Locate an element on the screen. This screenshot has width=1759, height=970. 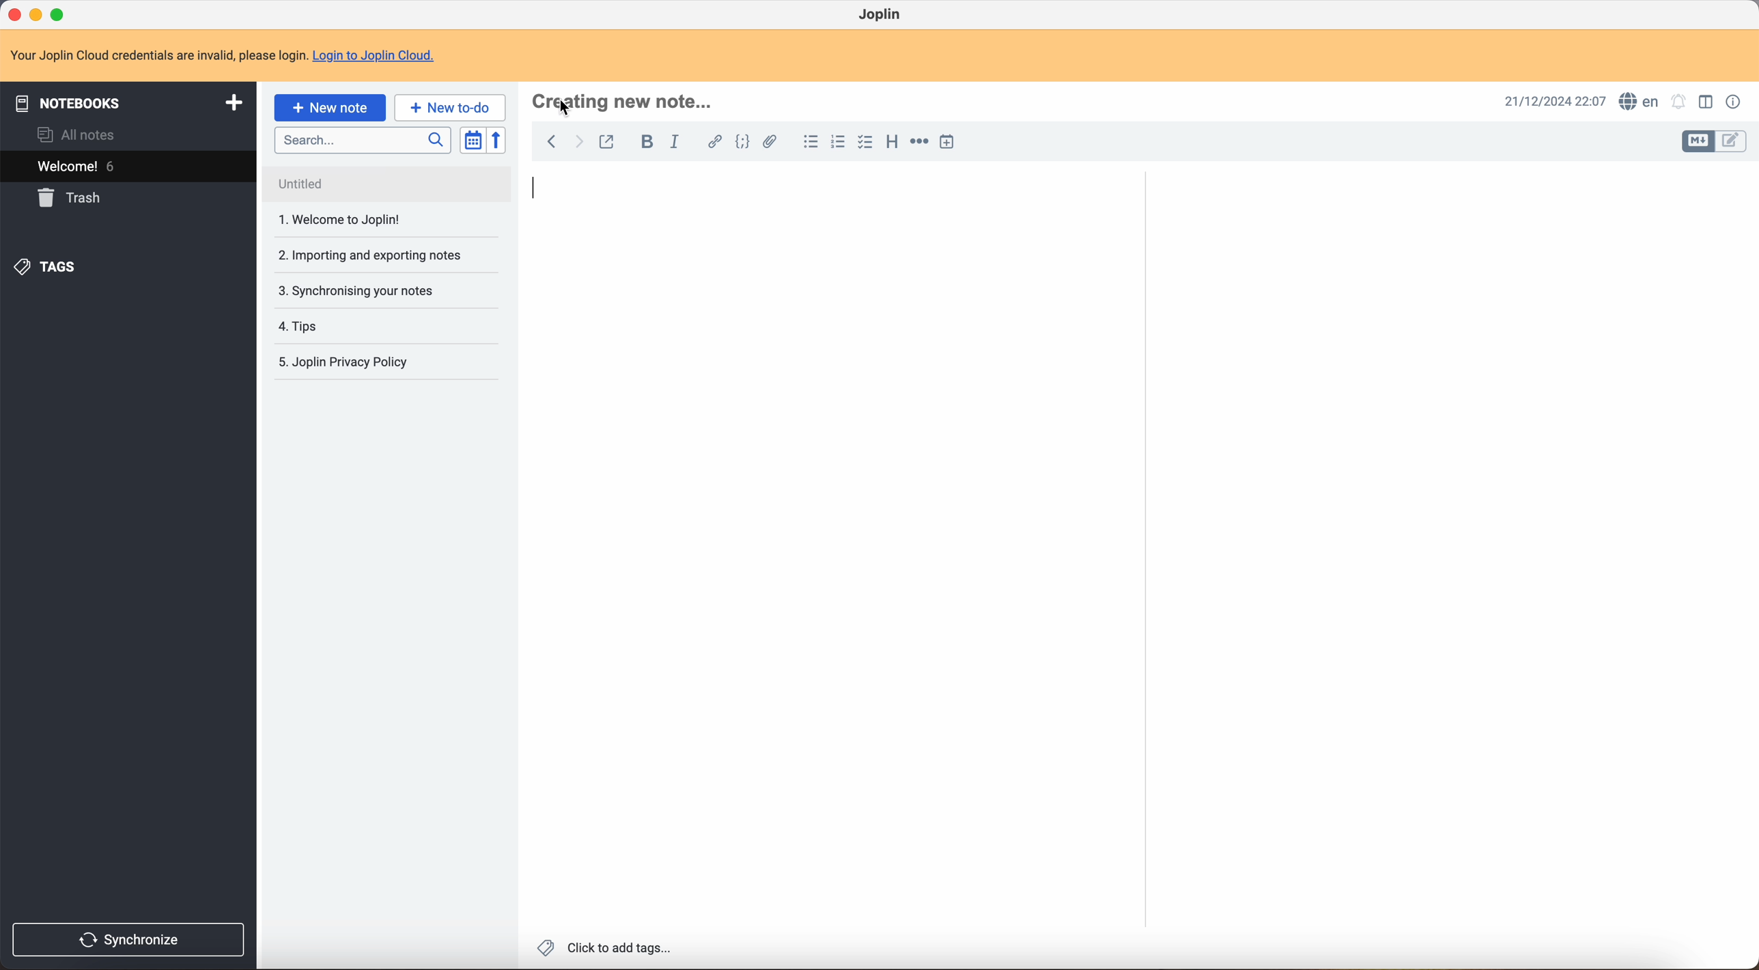
toggle edit layout is located at coordinates (1708, 102).